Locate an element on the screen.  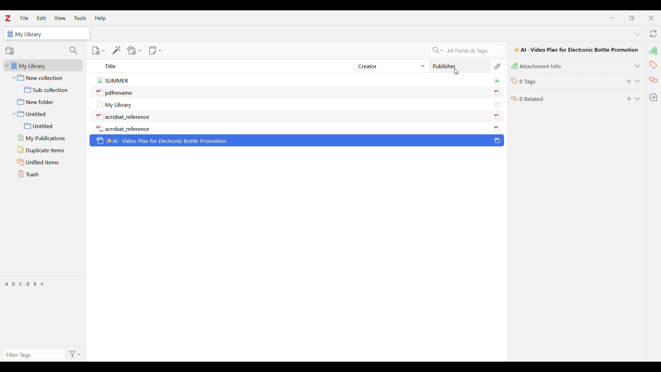
New item options is located at coordinates (98, 51).